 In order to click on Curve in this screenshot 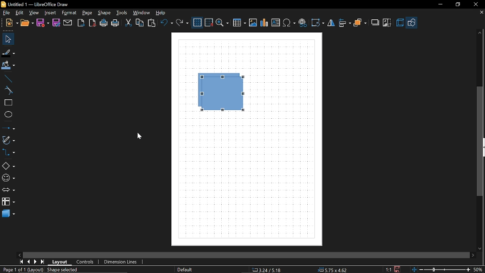, I will do `click(7, 91)`.